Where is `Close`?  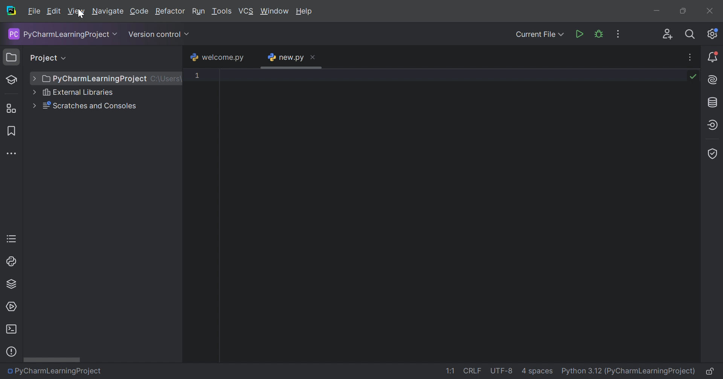
Close is located at coordinates (709, 10).